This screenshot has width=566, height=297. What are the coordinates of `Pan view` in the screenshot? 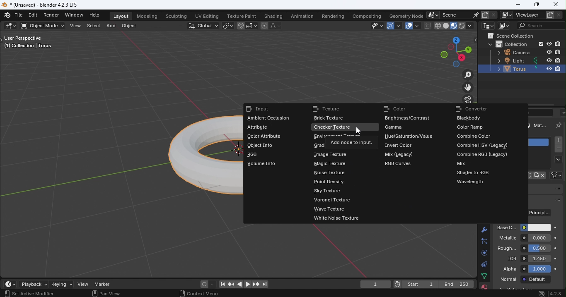 It's located at (106, 294).